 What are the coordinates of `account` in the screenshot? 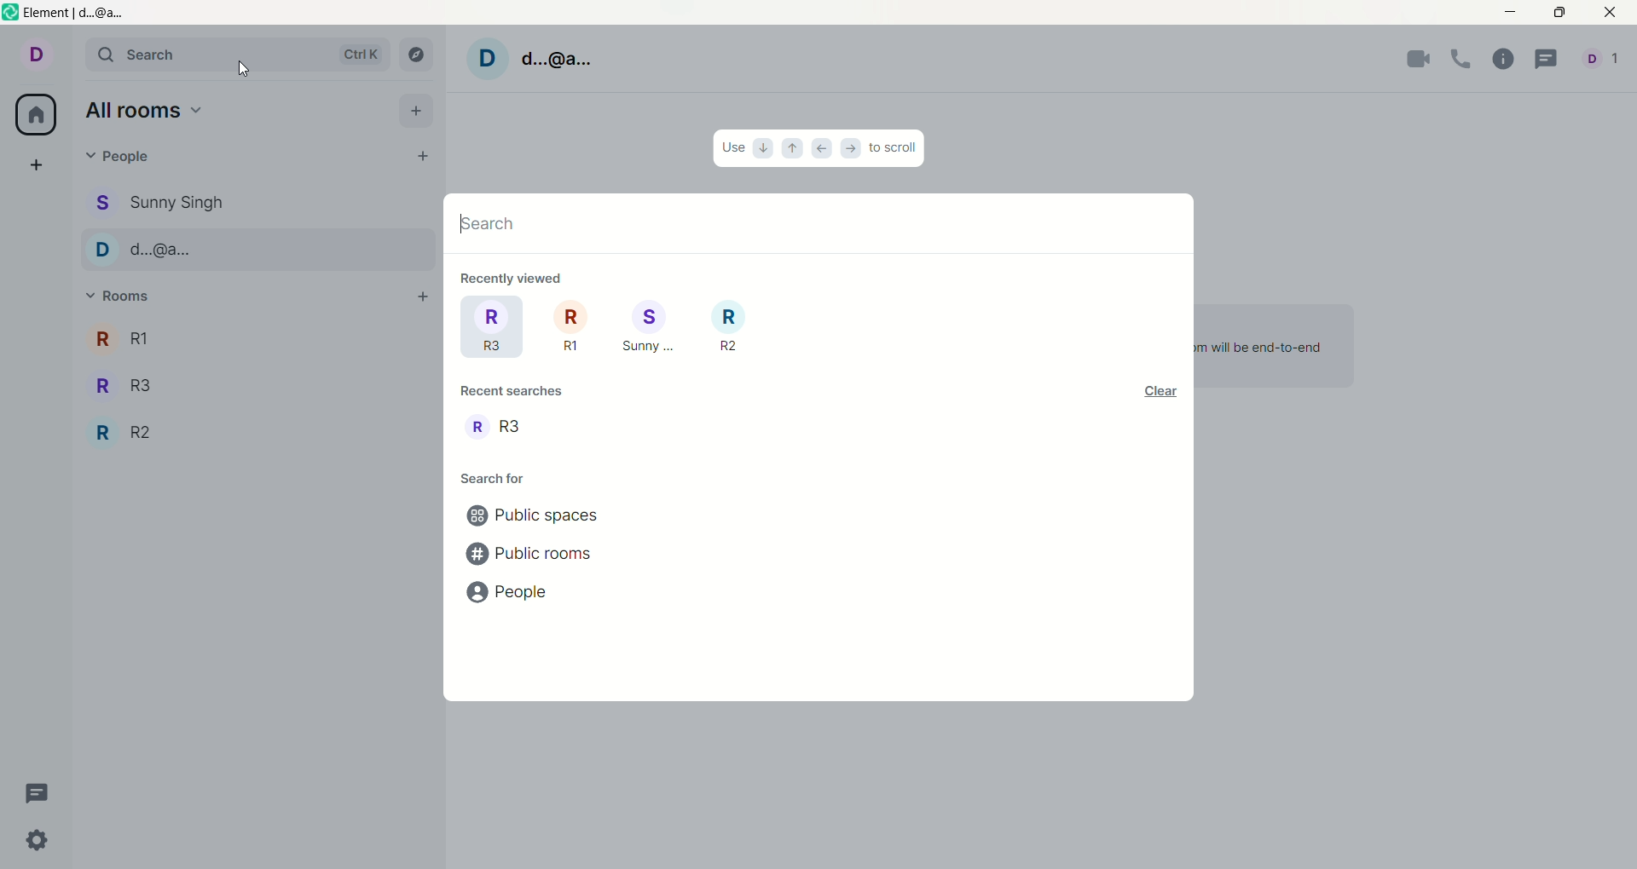 It's located at (1600, 59).